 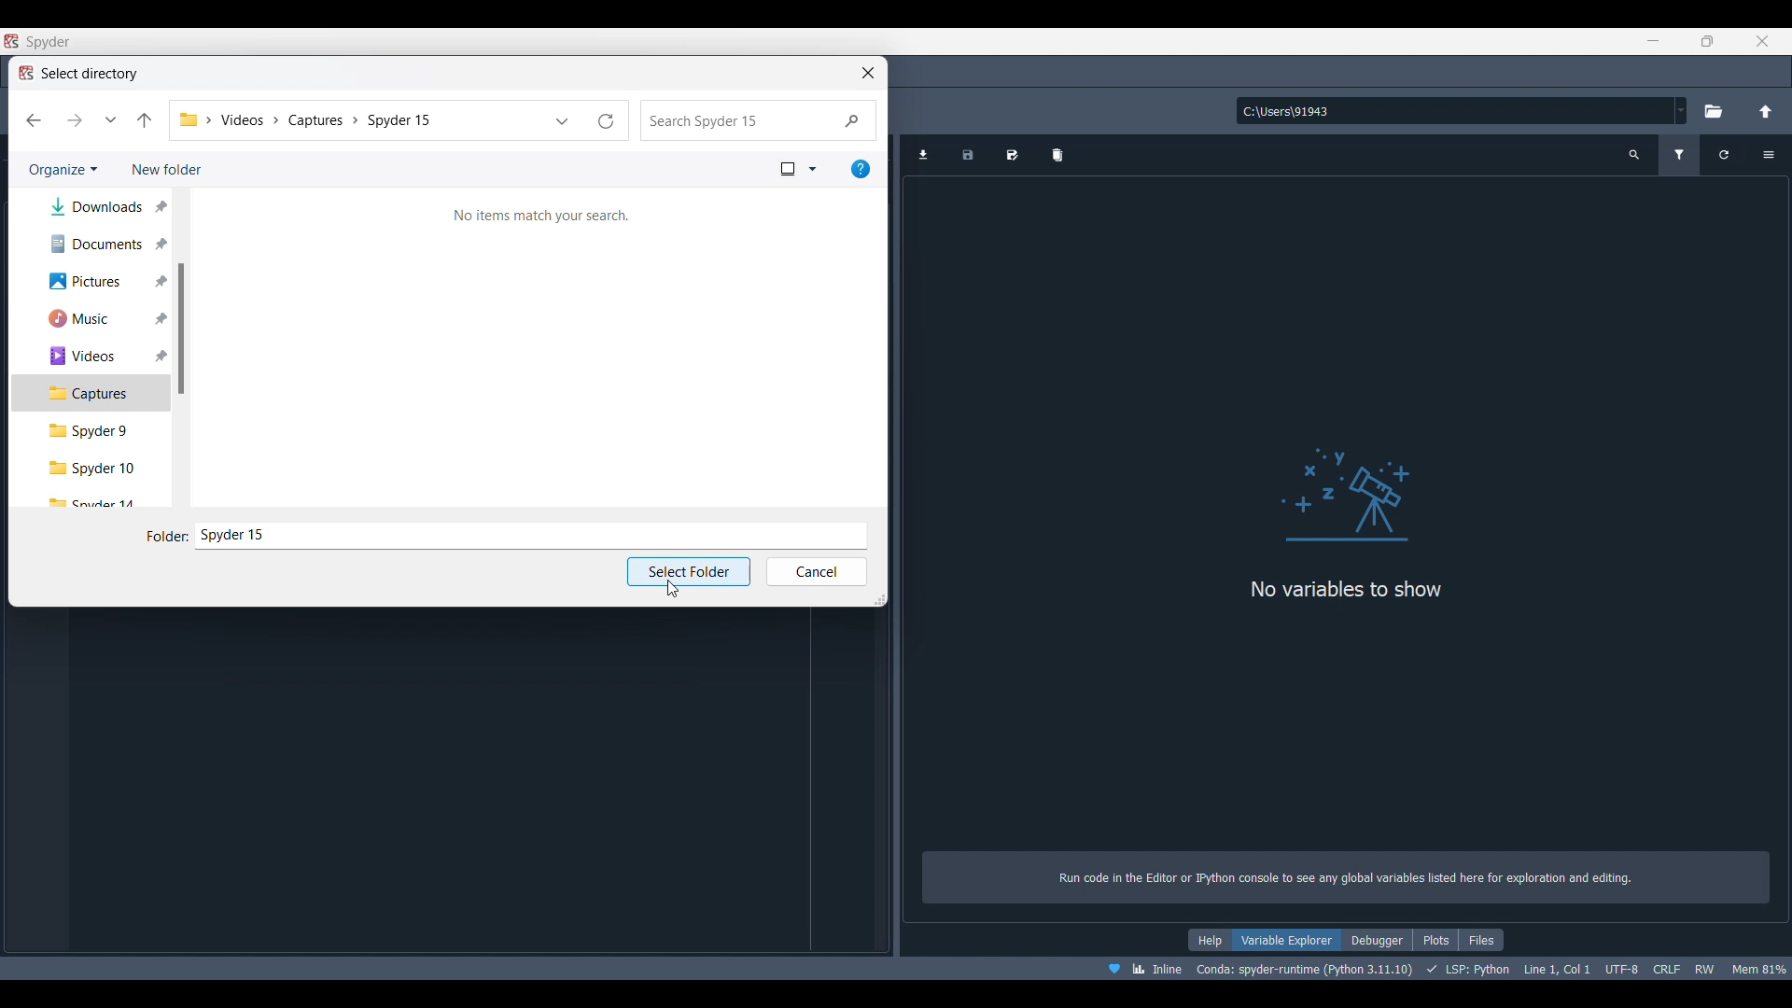 I want to click on Remove all variables, so click(x=1057, y=155).